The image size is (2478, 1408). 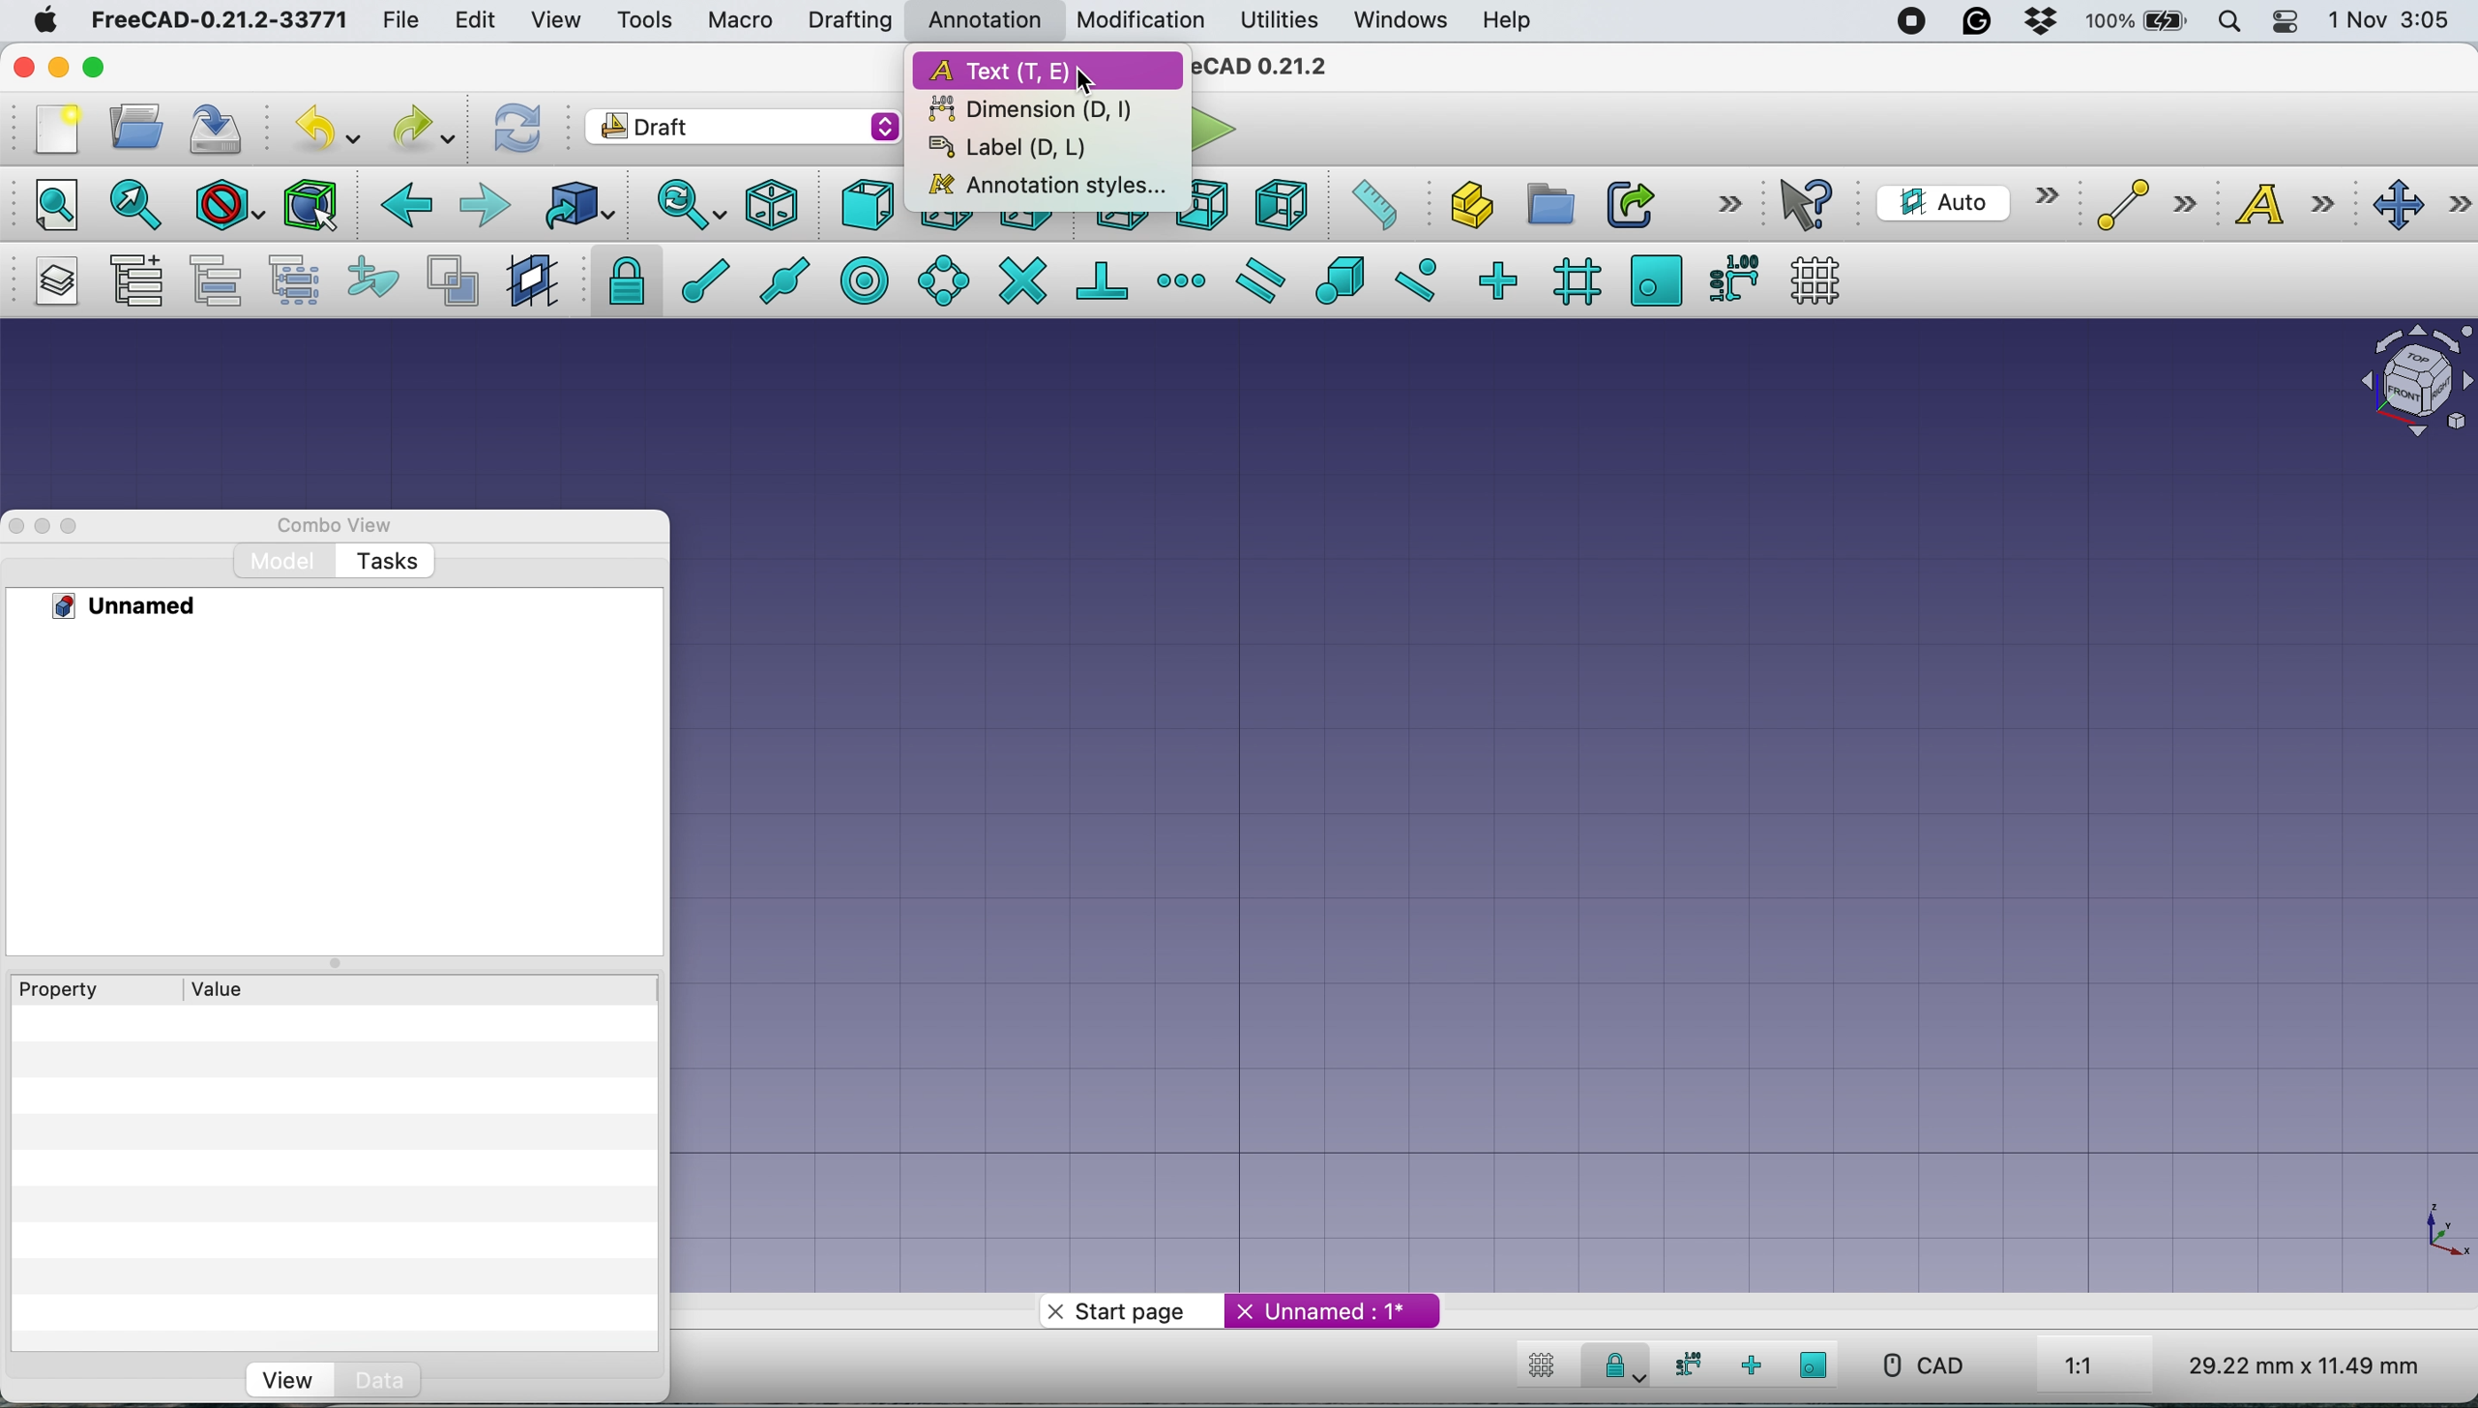 I want to click on cad, so click(x=1932, y=1368).